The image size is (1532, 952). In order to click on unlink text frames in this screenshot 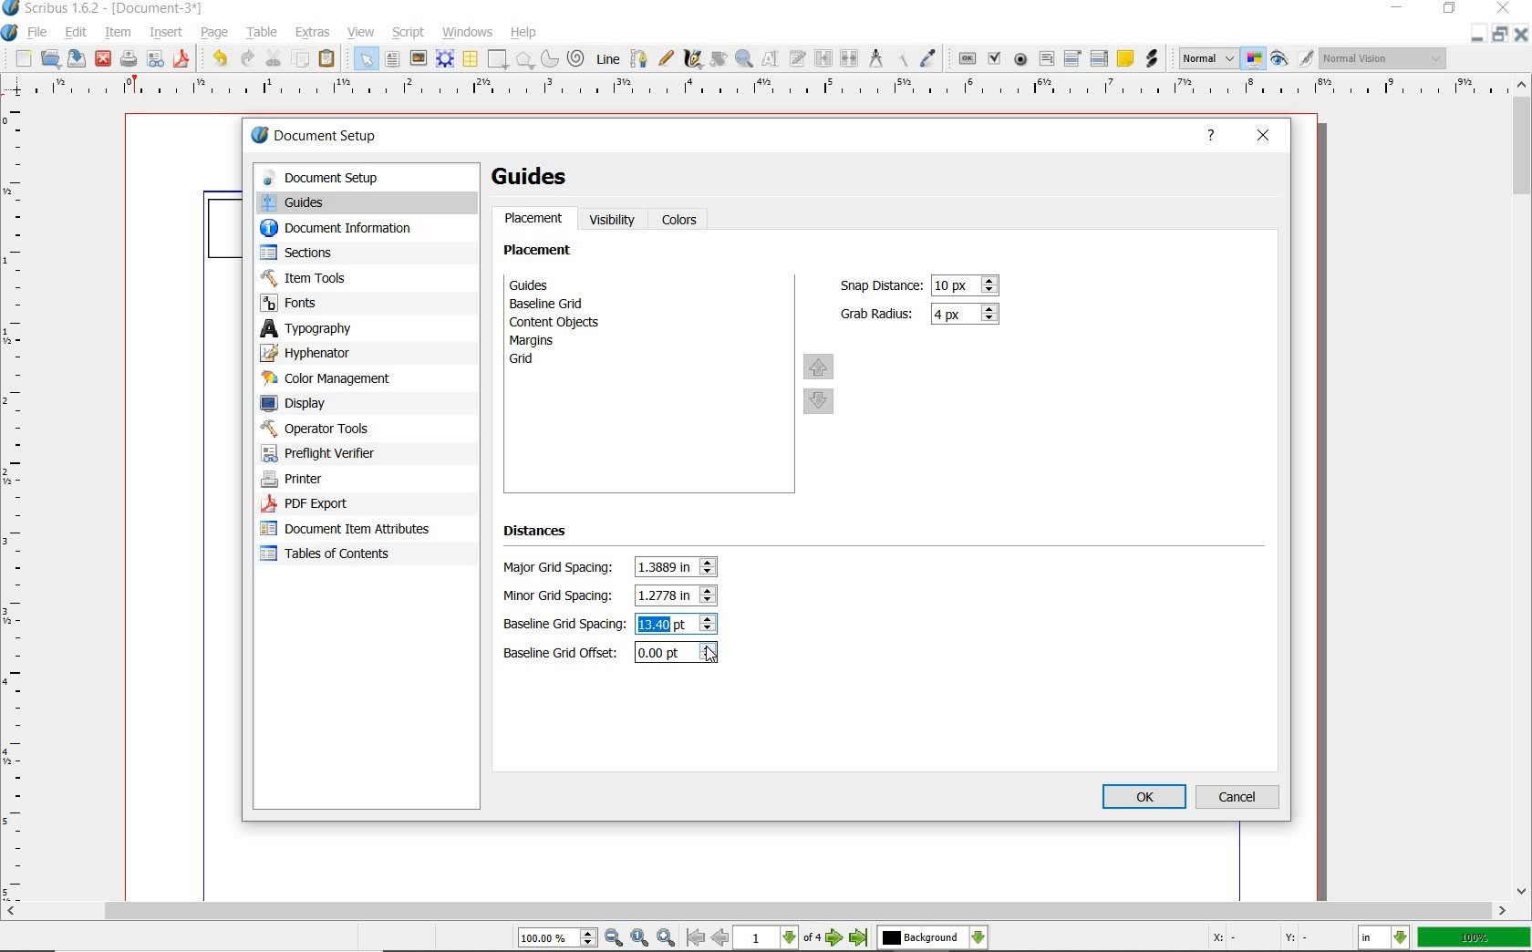, I will do `click(848, 57)`.